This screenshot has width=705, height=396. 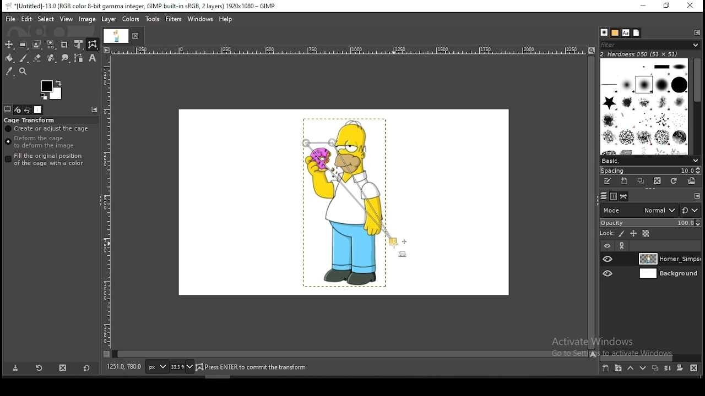 I want to click on windows, so click(x=200, y=18).